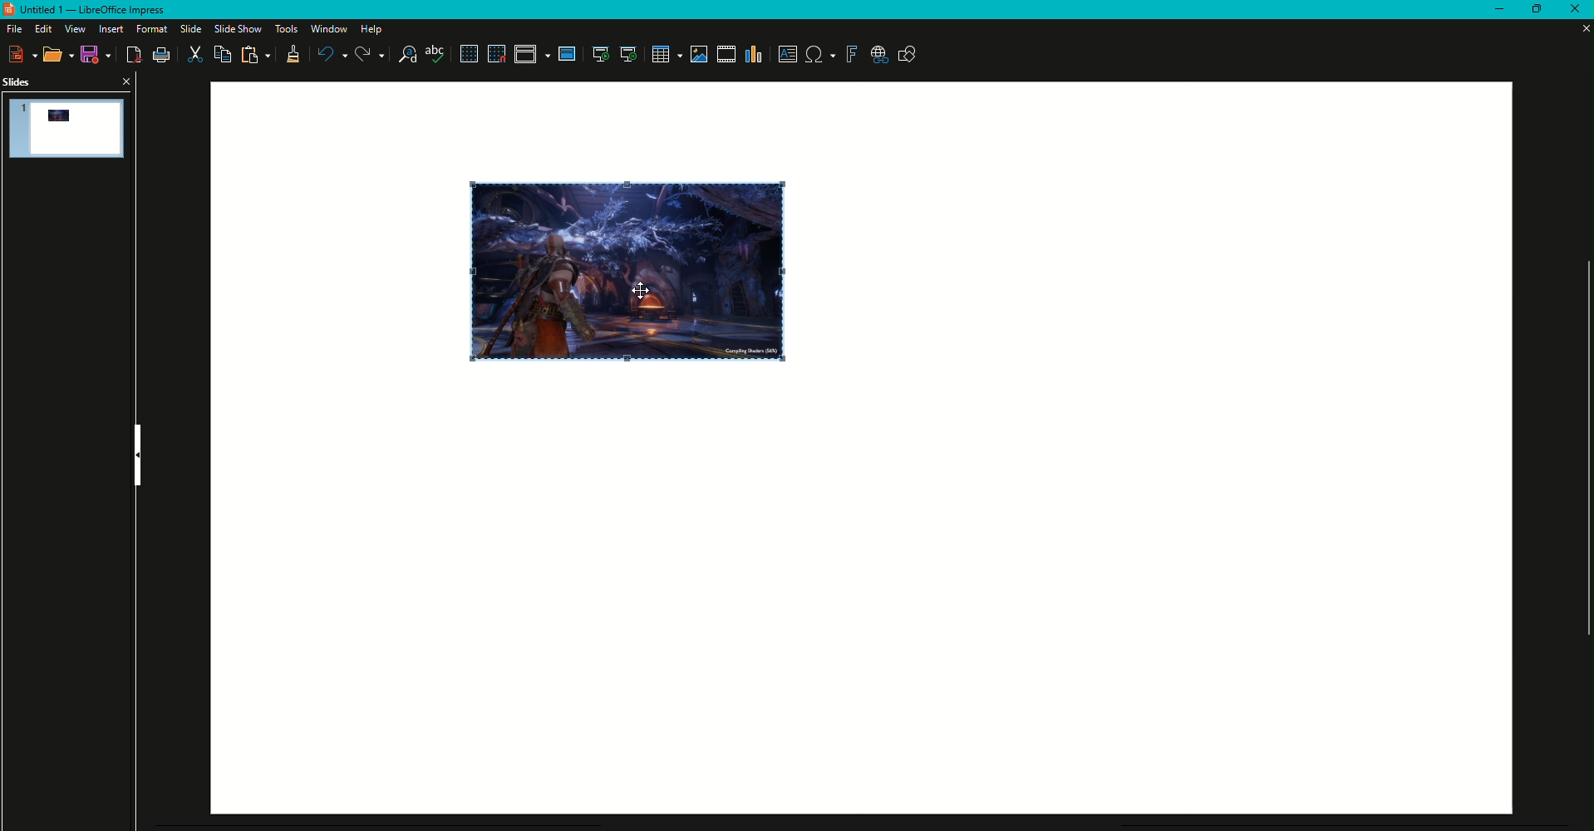 The height and width of the screenshot is (831, 1594). What do you see at coordinates (370, 55) in the screenshot?
I see `Redo` at bounding box center [370, 55].